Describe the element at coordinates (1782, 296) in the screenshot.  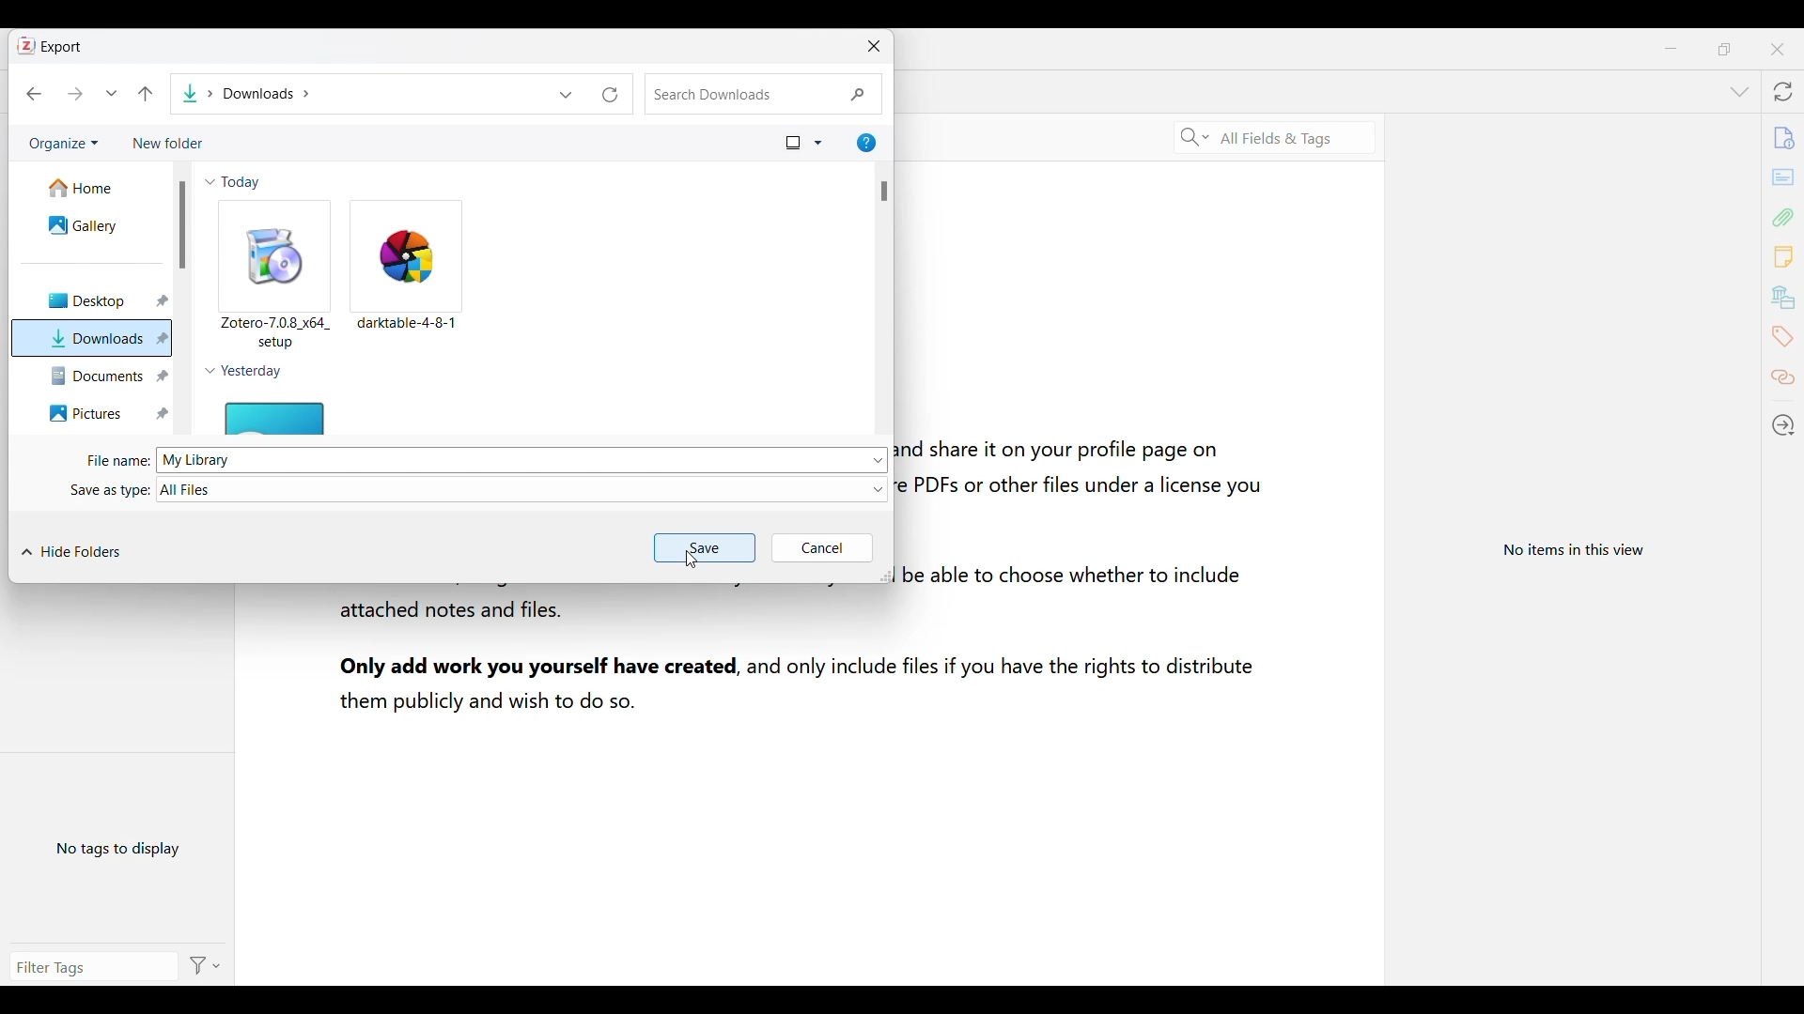
I see `Libraries and collections` at that location.